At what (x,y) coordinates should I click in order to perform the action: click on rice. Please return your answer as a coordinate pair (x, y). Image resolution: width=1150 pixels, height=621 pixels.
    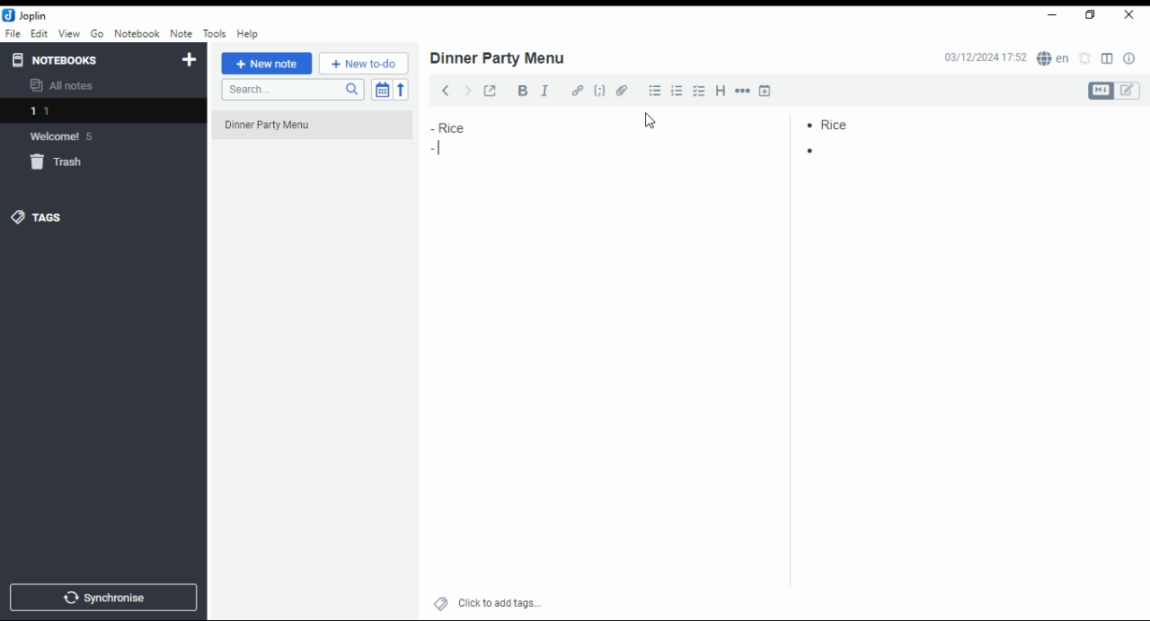
    Looking at the image, I should click on (463, 127).